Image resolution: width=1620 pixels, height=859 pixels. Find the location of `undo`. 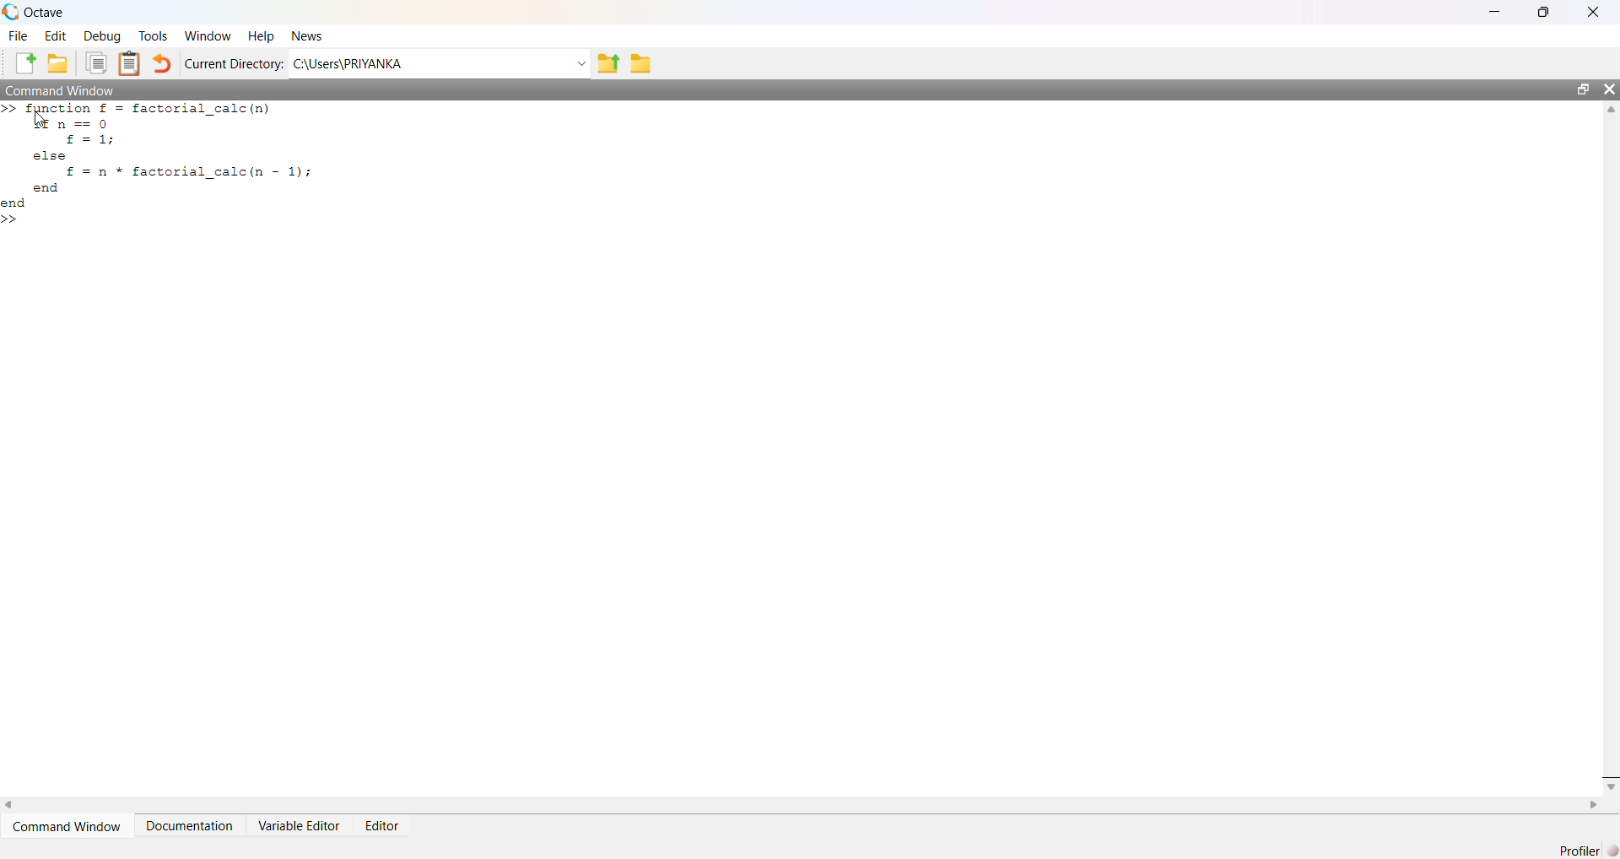

undo is located at coordinates (162, 64).